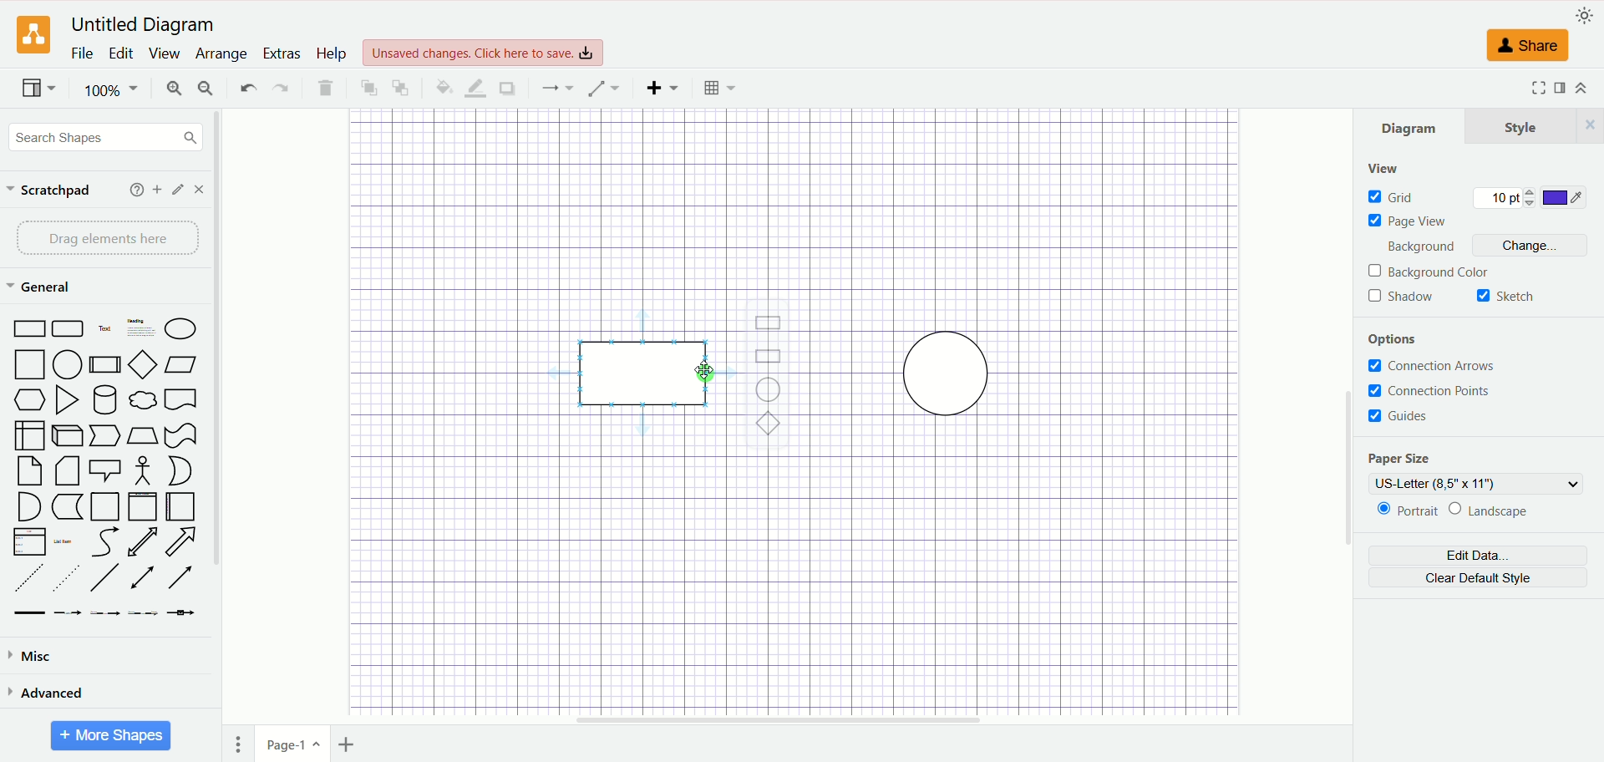 The height and width of the screenshot is (762, 1604). Describe the element at coordinates (28, 541) in the screenshot. I see `Item List` at that location.